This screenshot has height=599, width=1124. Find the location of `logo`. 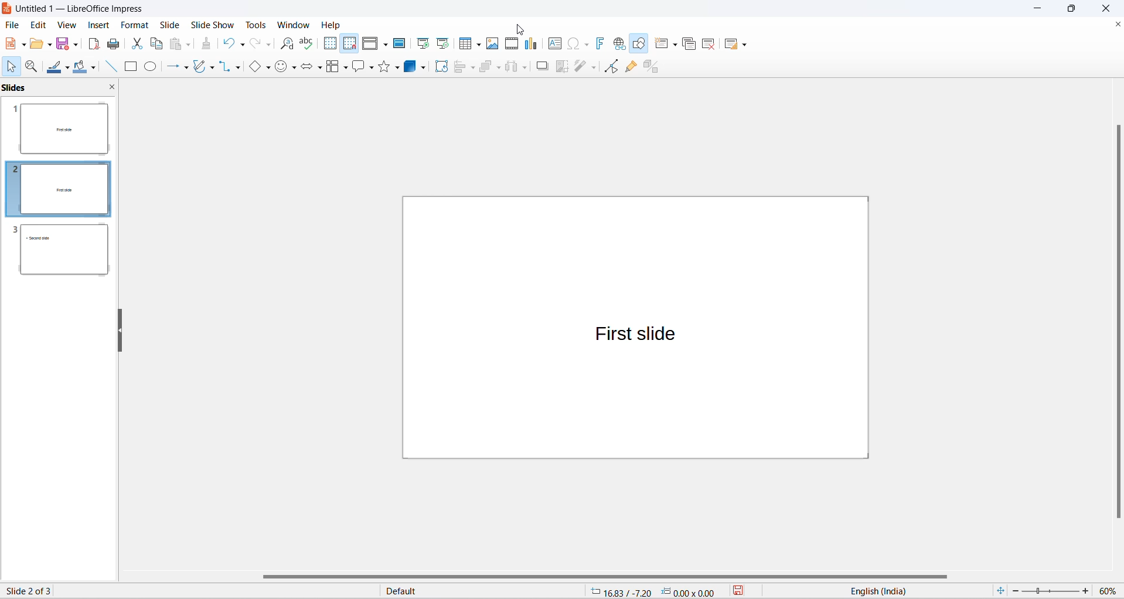

logo is located at coordinates (7, 9).